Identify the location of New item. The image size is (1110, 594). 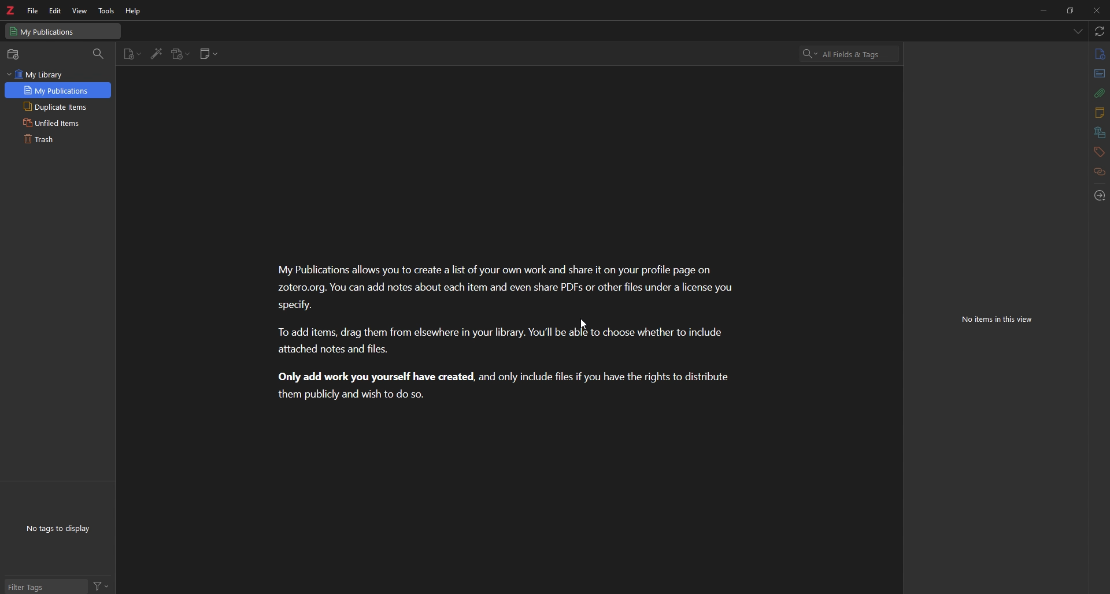
(131, 54).